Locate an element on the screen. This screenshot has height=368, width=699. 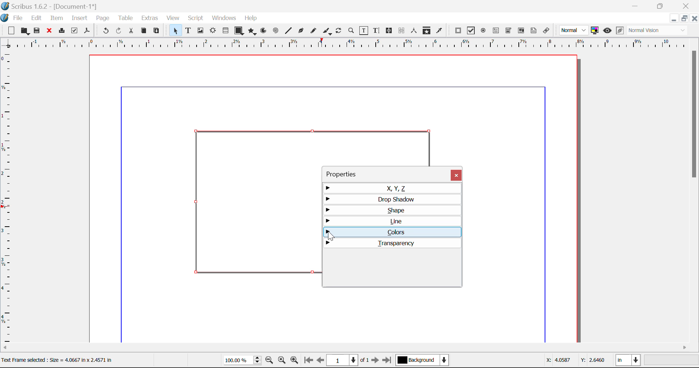
Colors is located at coordinates (391, 233).